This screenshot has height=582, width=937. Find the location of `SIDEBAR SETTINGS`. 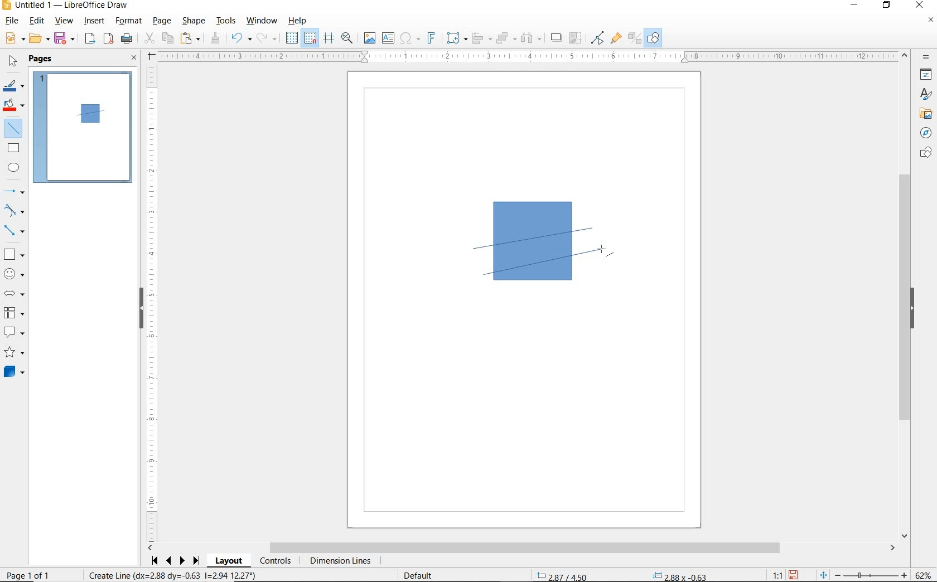

SIDEBAR SETTINGS is located at coordinates (927, 58).